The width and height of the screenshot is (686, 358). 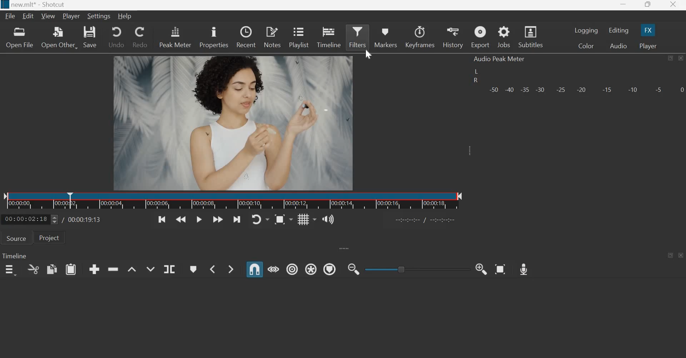 What do you see at coordinates (71, 269) in the screenshot?
I see `paste` at bounding box center [71, 269].